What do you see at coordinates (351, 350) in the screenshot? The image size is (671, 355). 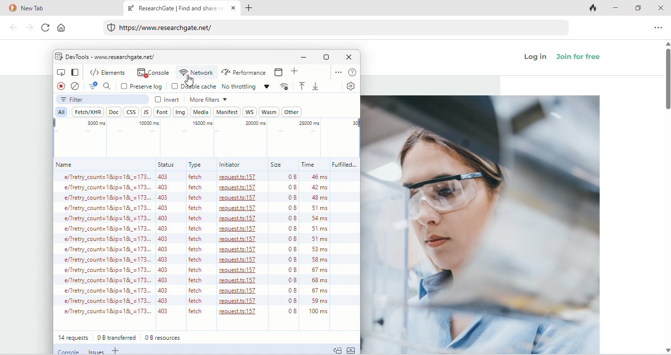 I see `expand` at bounding box center [351, 350].